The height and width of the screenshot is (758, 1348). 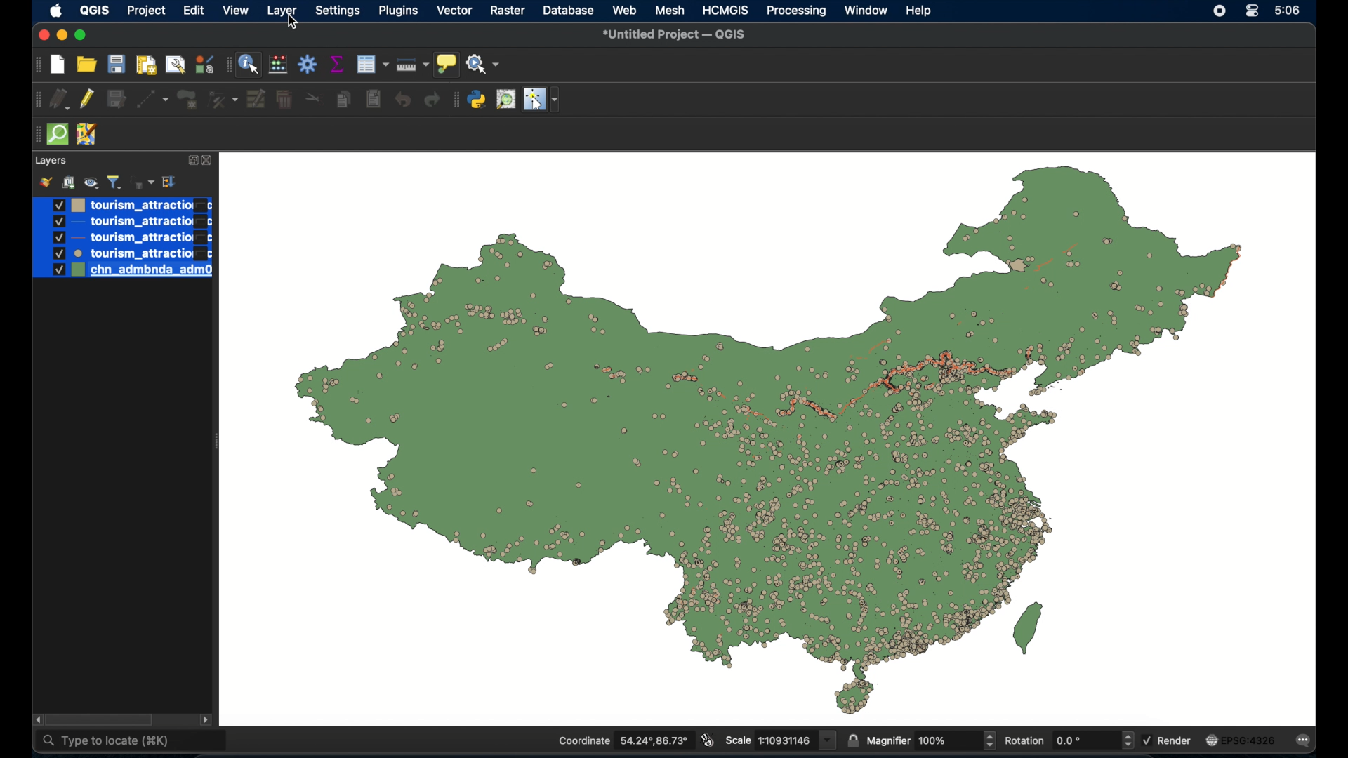 I want to click on project, so click(x=144, y=11).